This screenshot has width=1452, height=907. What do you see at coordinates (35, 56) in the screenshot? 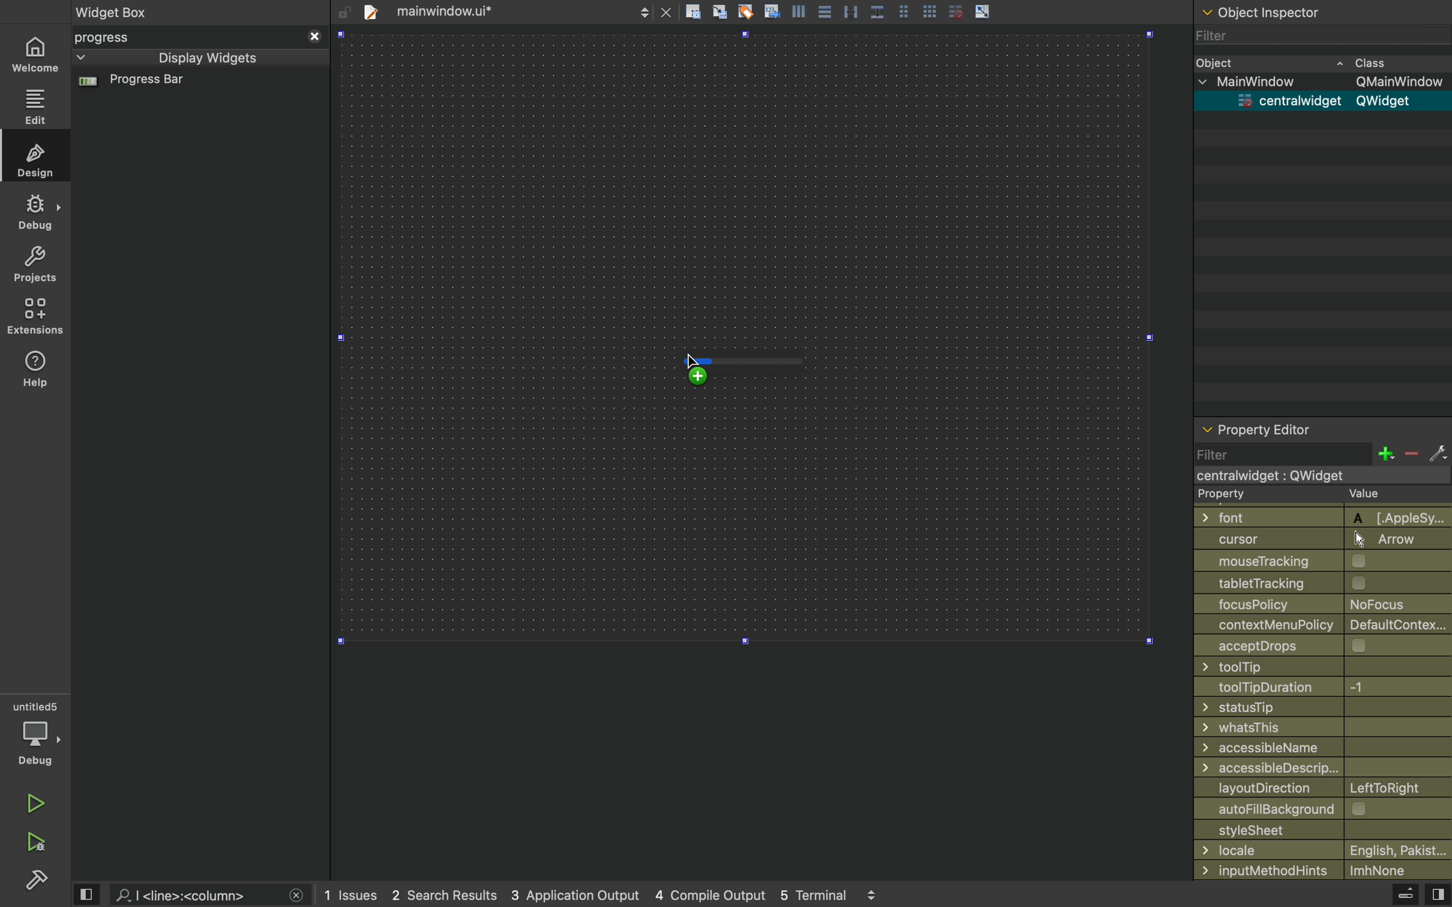
I see `home` at bounding box center [35, 56].